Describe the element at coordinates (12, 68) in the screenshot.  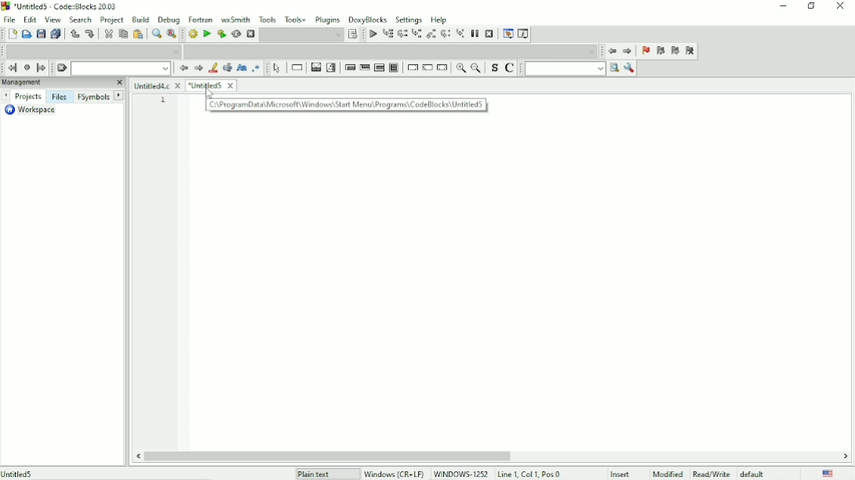
I see `Jump back` at that location.